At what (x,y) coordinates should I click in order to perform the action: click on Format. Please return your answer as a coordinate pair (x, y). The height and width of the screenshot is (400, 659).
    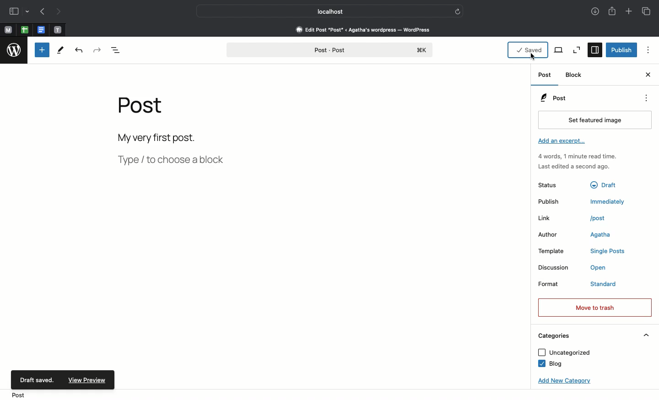
    Looking at the image, I should click on (556, 286).